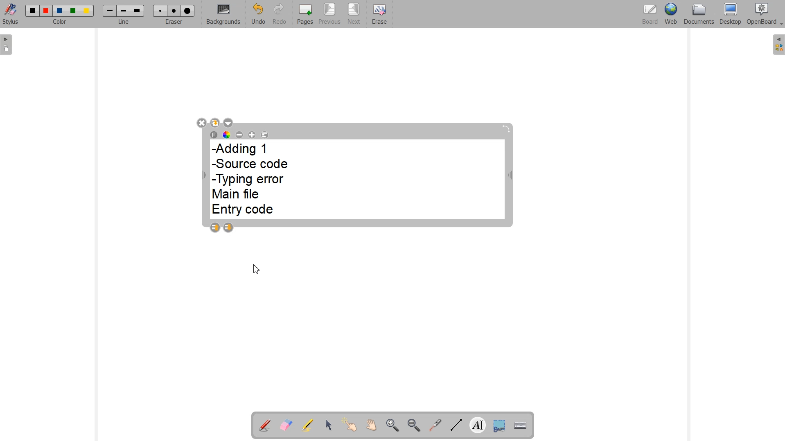 The width and height of the screenshot is (785, 441). What do you see at coordinates (252, 135) in the screenshot?
I see `Increase font size ` at bounding box center [252, 135].